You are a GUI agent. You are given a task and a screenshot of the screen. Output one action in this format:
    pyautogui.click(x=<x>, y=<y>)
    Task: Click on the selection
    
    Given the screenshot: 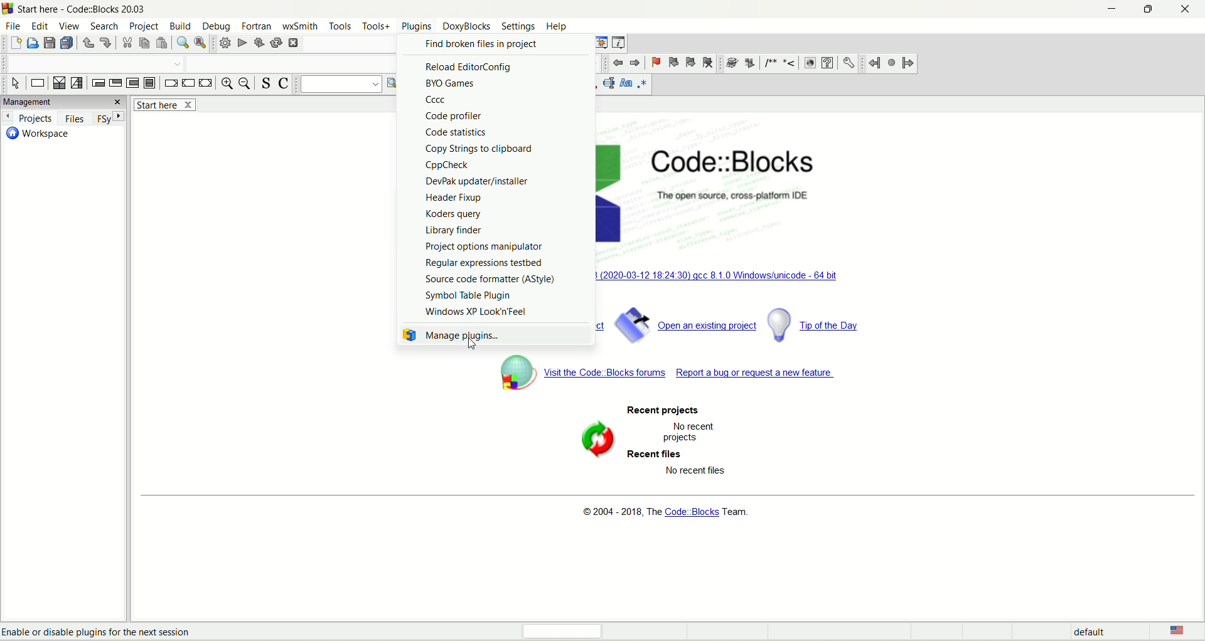 What is the action you would take?
    pyautogui.click(x=77, y=82)
    